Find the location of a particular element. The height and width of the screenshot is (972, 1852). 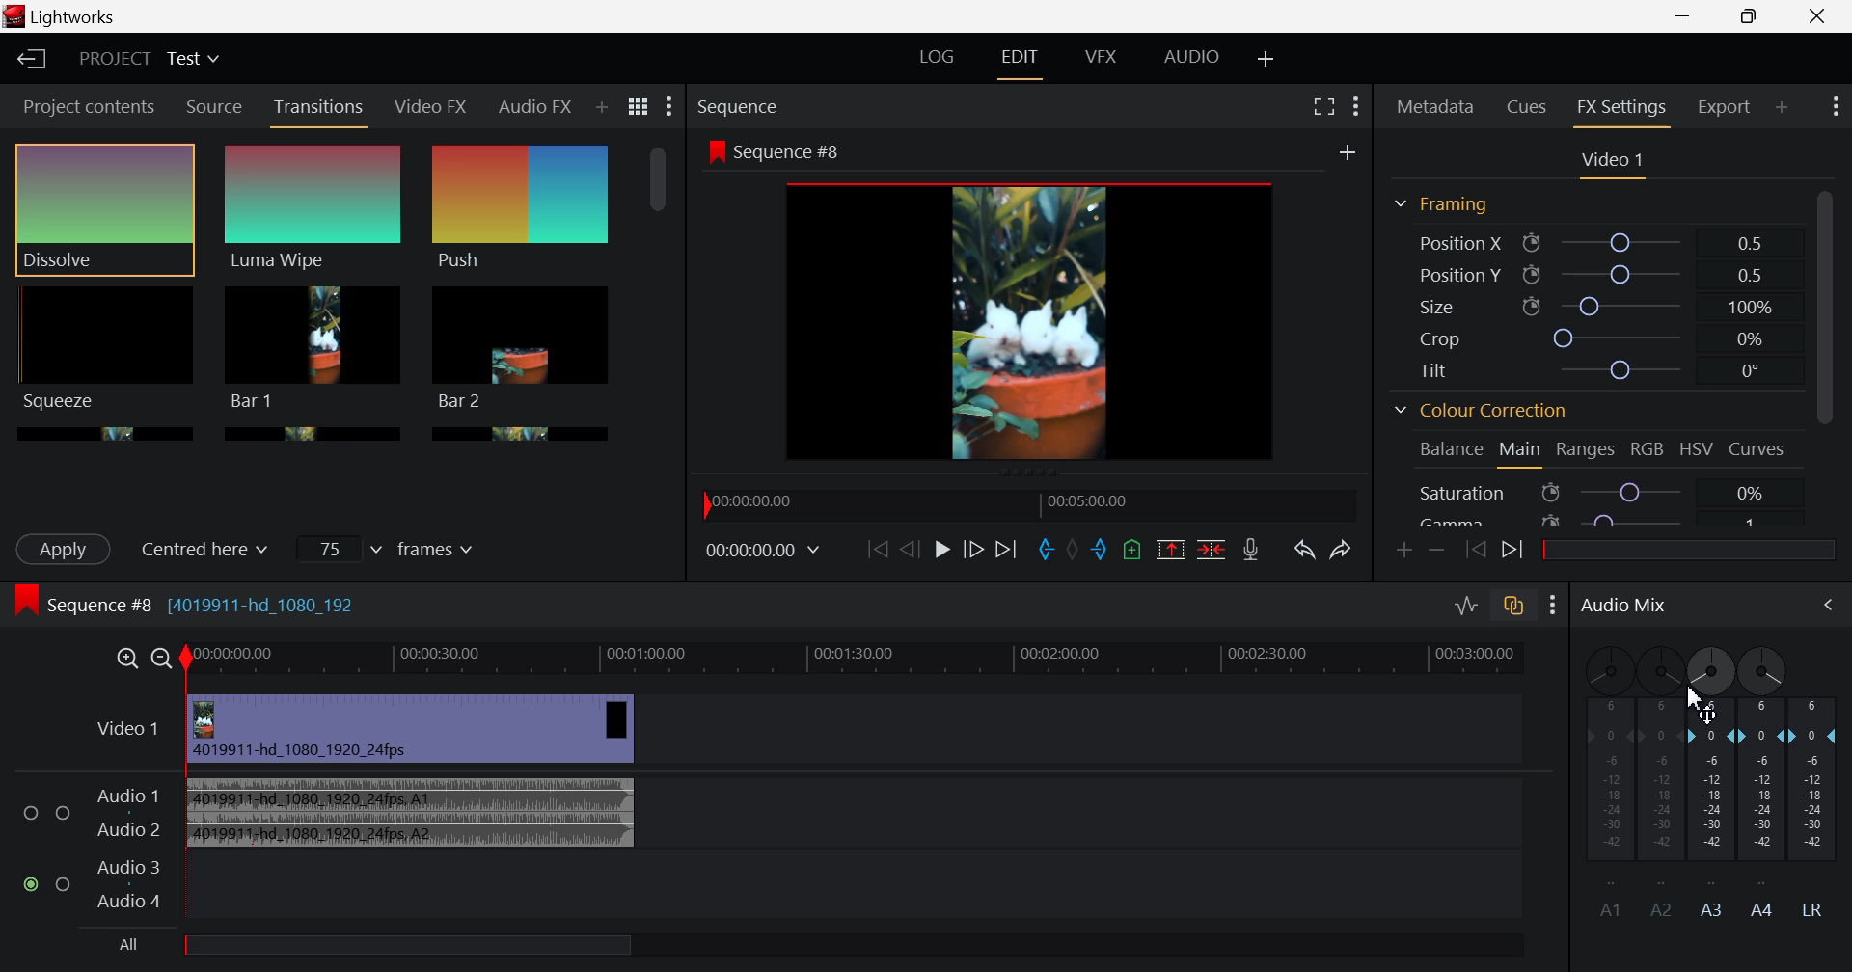

HSV is located at coordinates (1697, 452).